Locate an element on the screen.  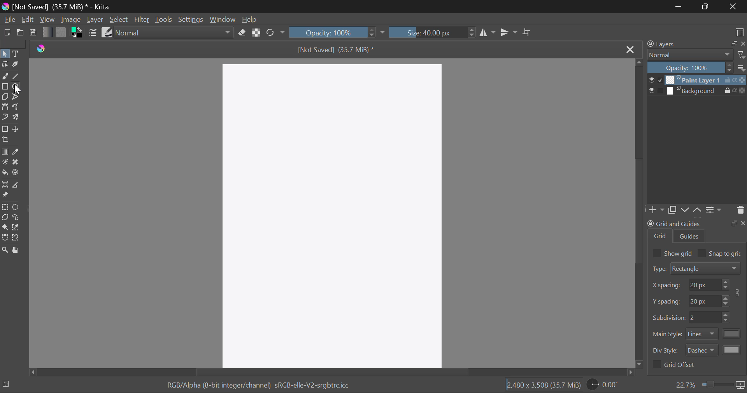
Window is located at coordinates (223, 20).